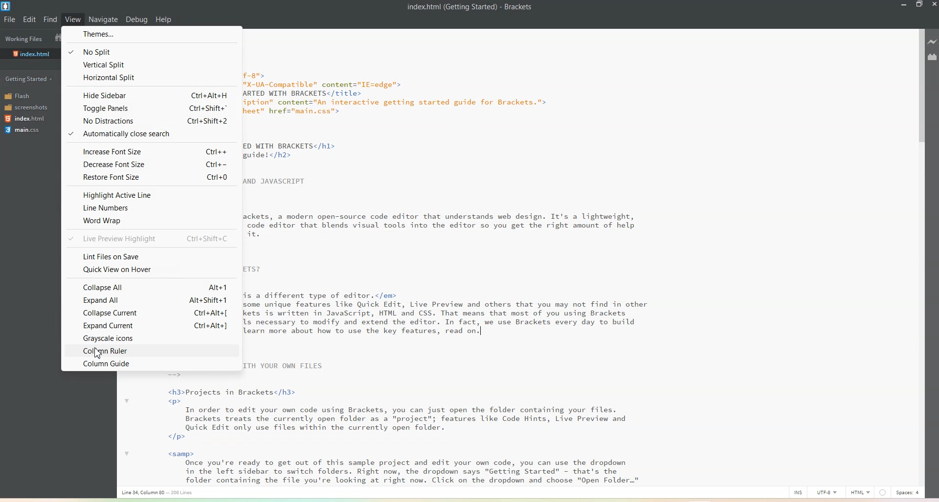 The image size is (939, 502). I want to click on View, so click(73, 19).